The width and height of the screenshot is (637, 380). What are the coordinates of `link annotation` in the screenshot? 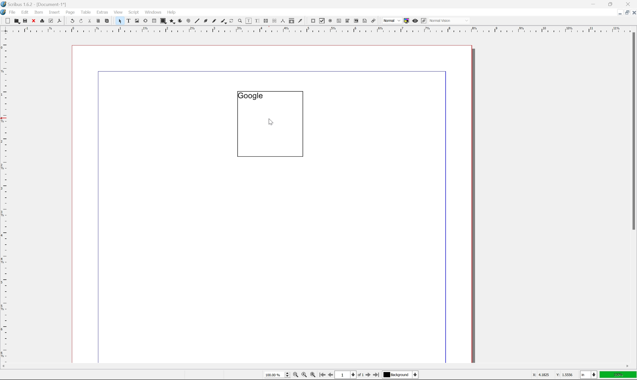 It's located at (374, 21).